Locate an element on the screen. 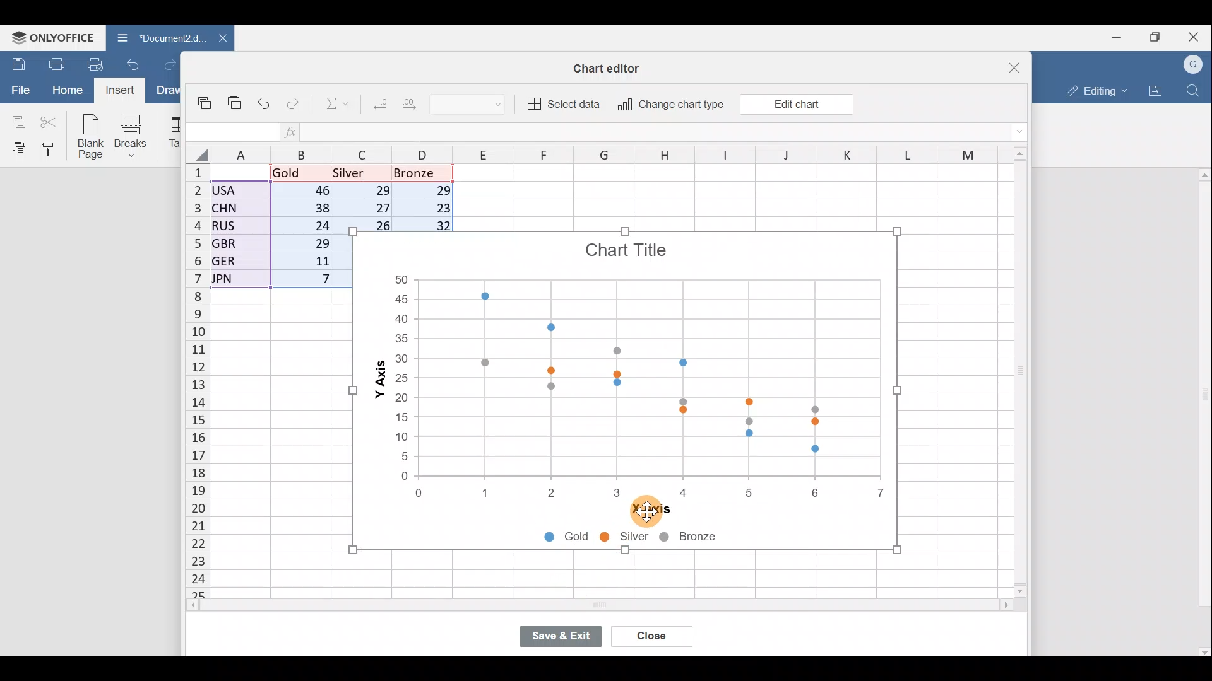 This screenshot has height=681, width=1212. Open file location is located at coordinates (1156, 90).